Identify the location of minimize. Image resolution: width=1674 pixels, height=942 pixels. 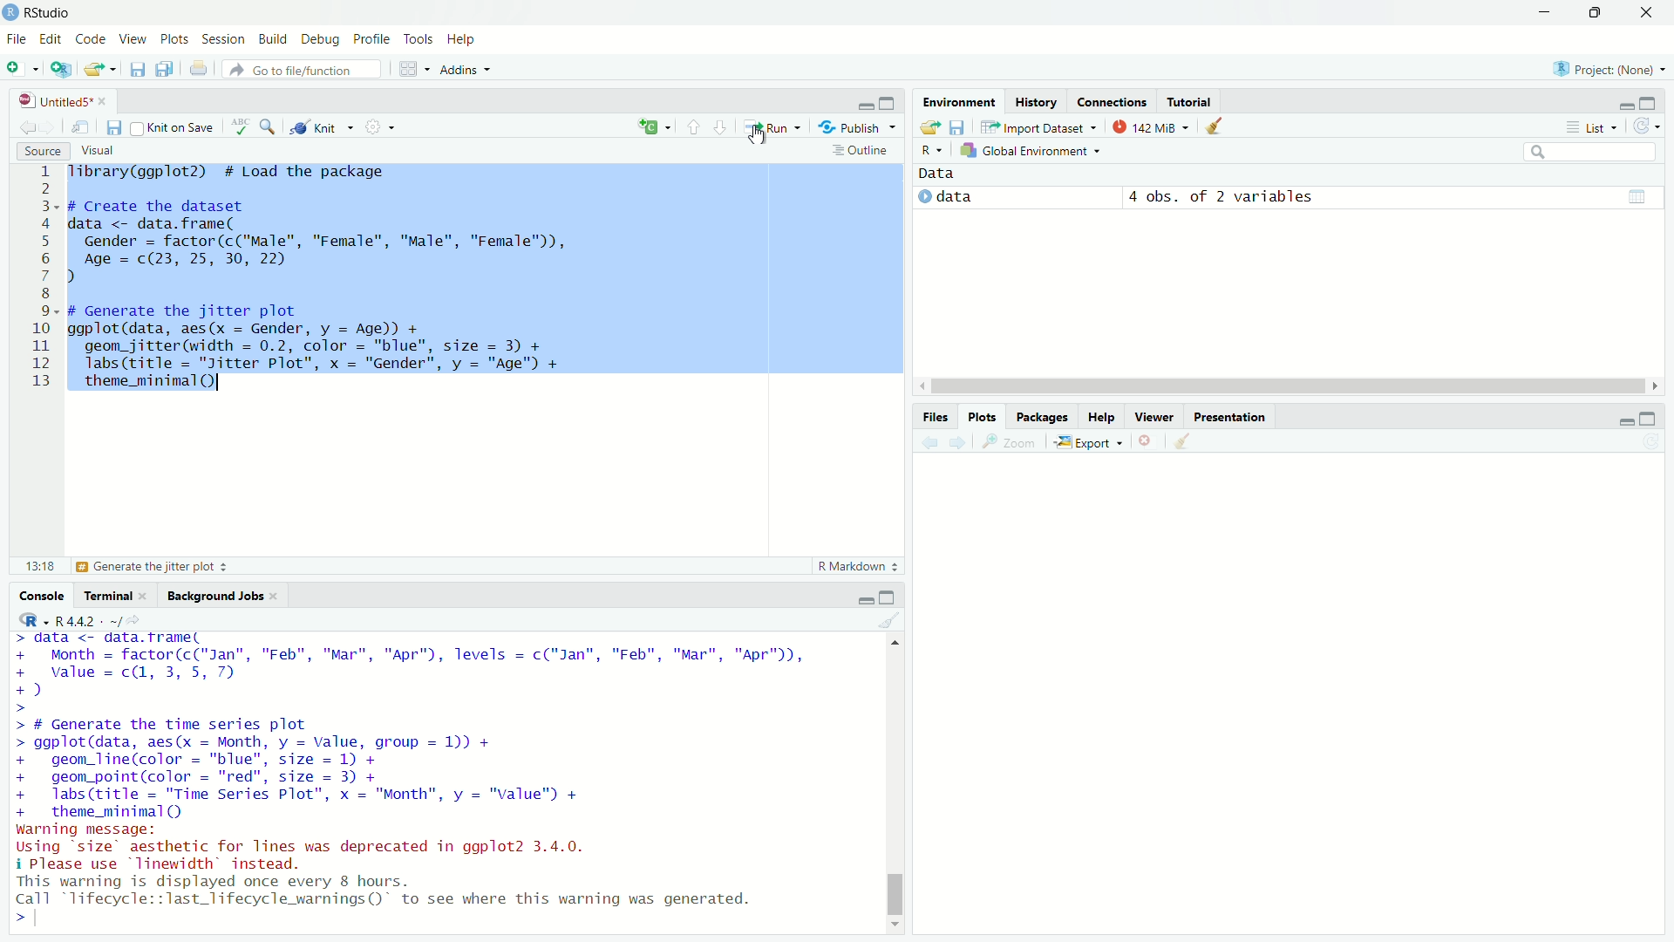
(865, 101).